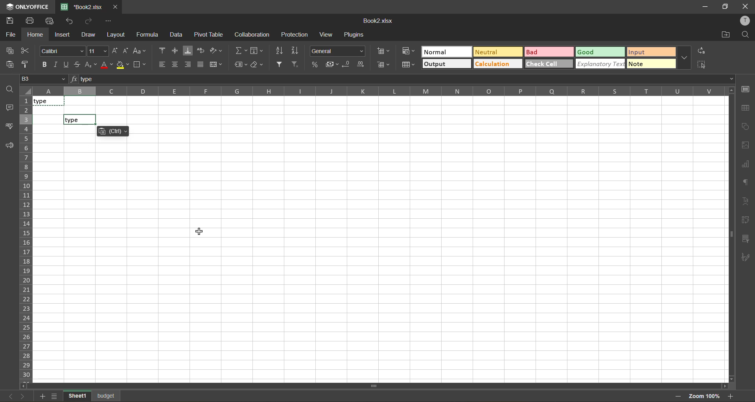 The width and height of the screenshot is (755, 402). Describe the element at coordinates (746, 90) in the screenshot. I see `call settings` at that location.